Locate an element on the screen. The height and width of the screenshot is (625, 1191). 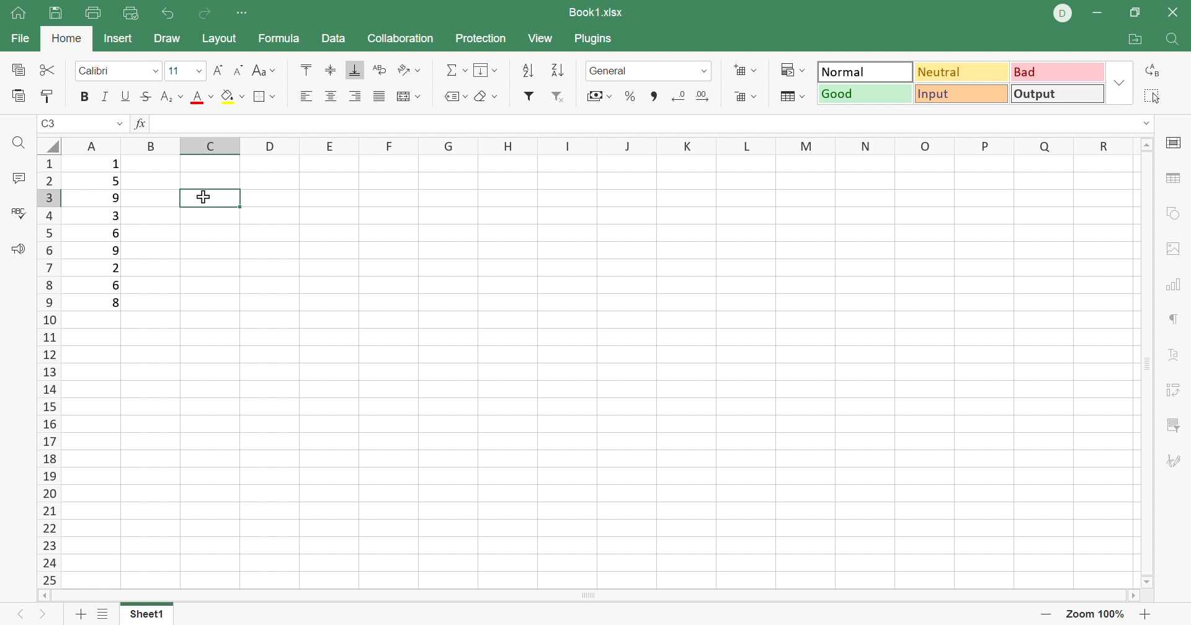
Fill is located at coordinates (486, 69).